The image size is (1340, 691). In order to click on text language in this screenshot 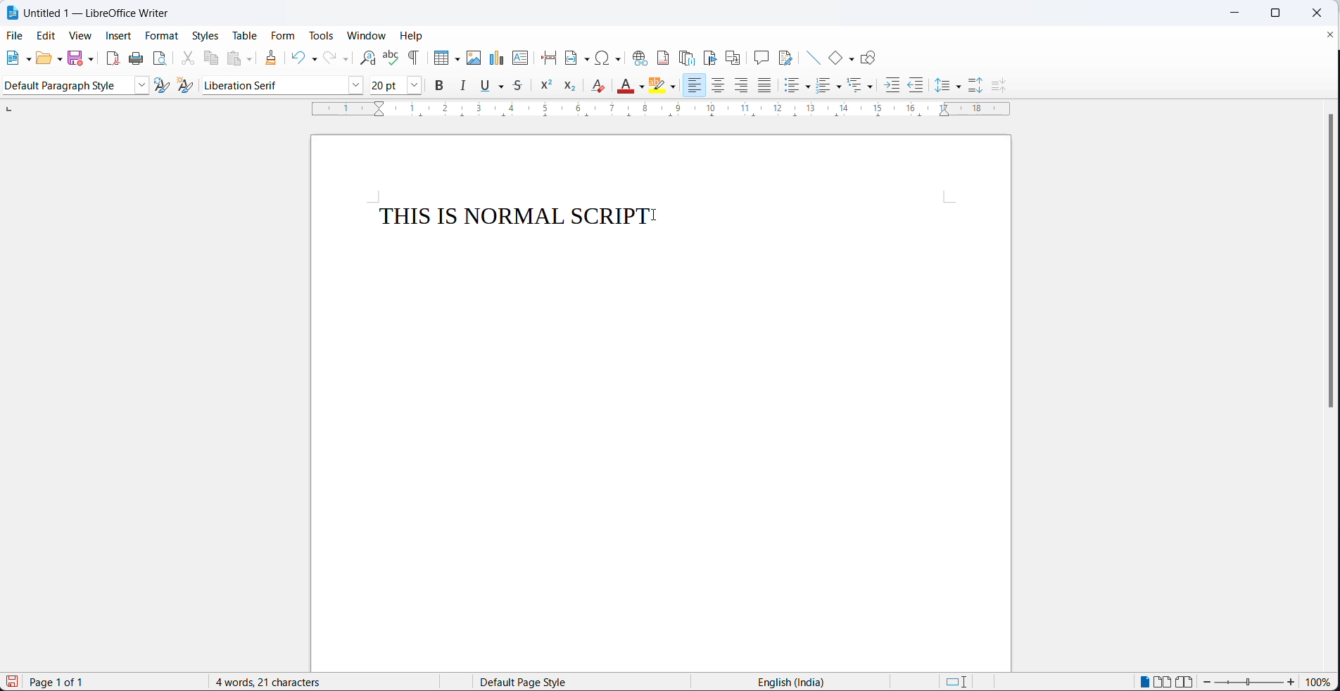, I will do `click(794, 682)`.